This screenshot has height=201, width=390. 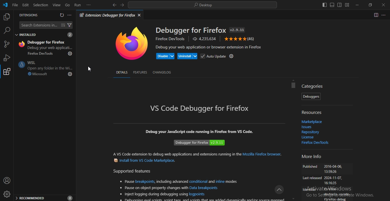 I want to click on scrollbar, so click(x=294, y=86).